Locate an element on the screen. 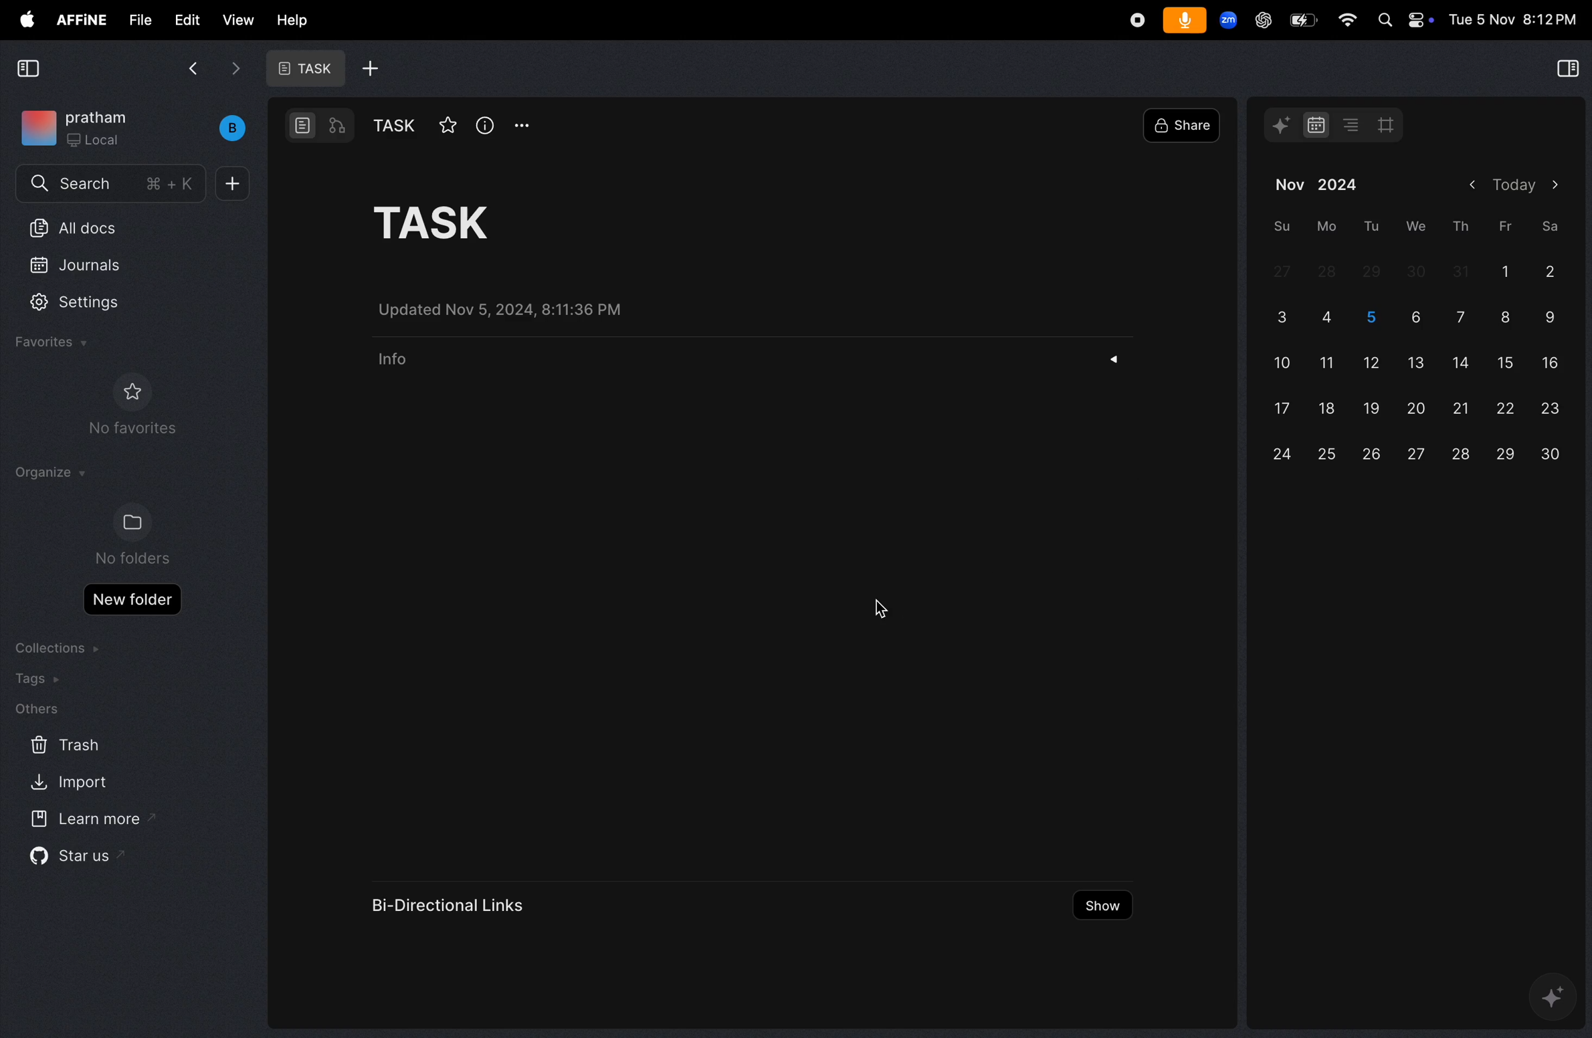 This screenshot has width=1592, height=1038. task is located at coordinates (302, 68).